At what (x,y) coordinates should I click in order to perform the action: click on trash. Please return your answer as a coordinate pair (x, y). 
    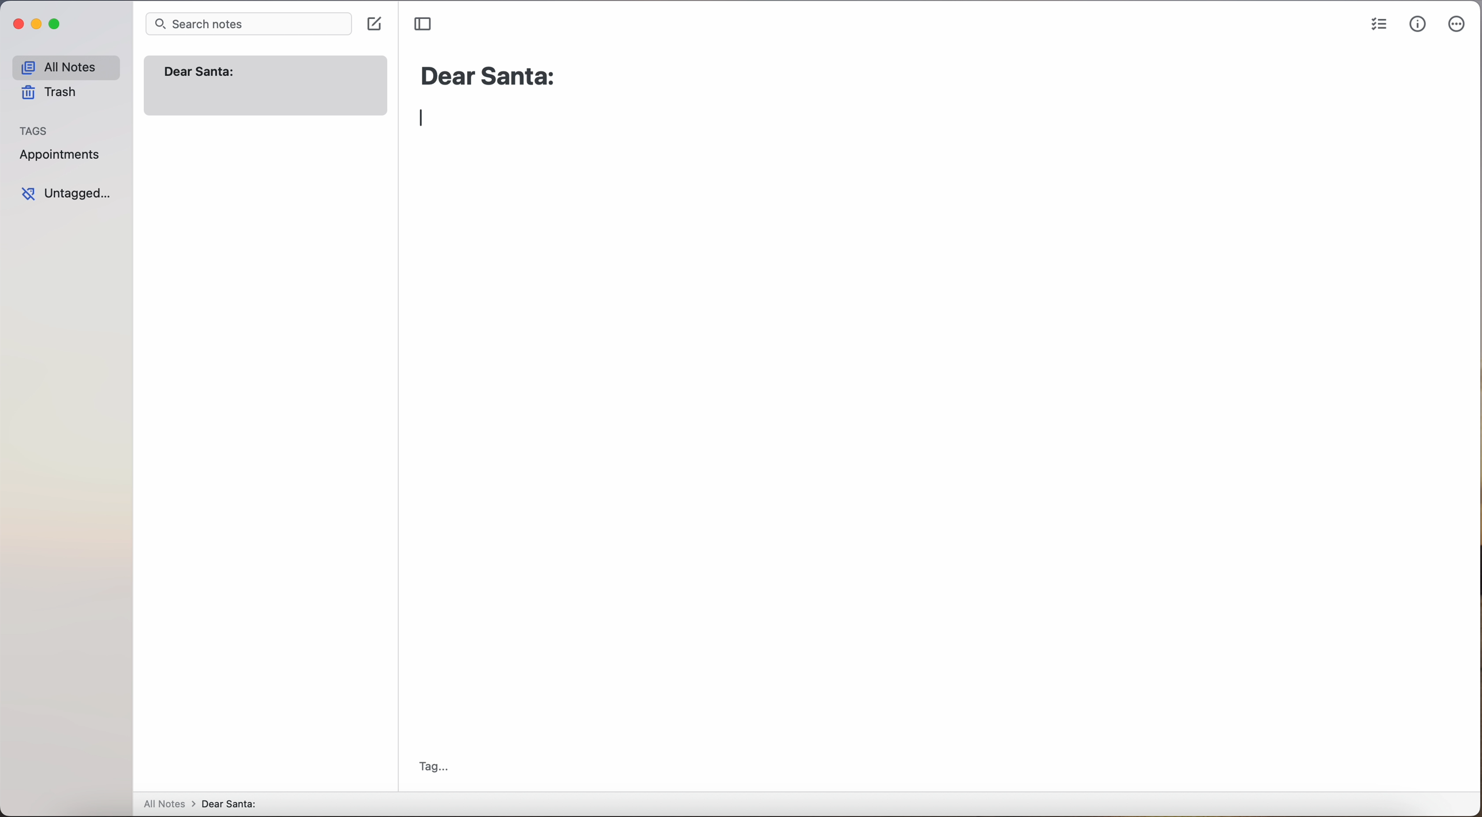
    Looking at the image, I should click on (55, 92).